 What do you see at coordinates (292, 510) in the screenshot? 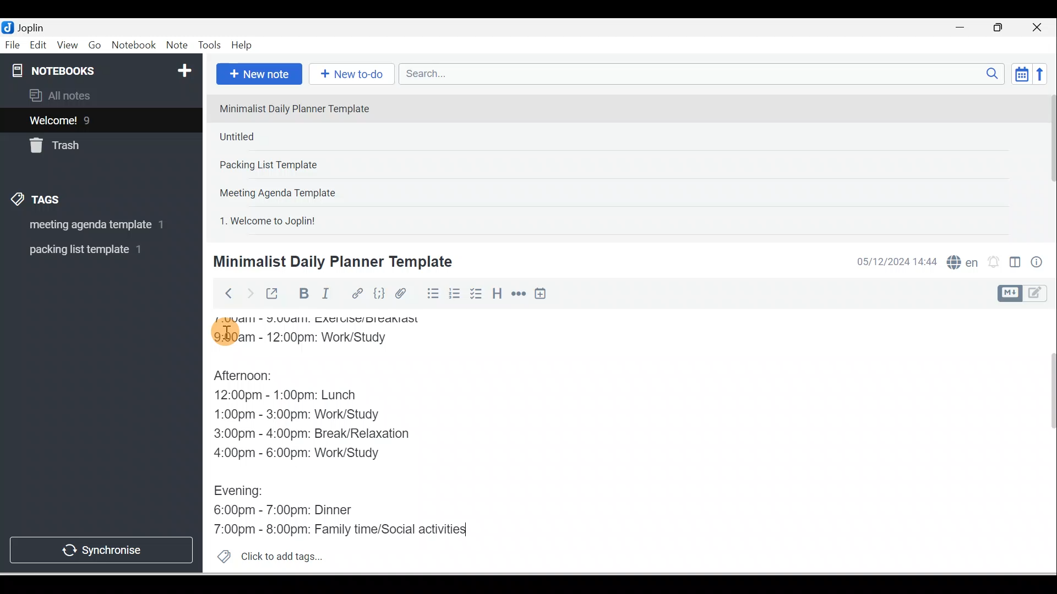
I see `6:00pm - 7:00pm: Dinner` at bounding box center [292, 510].